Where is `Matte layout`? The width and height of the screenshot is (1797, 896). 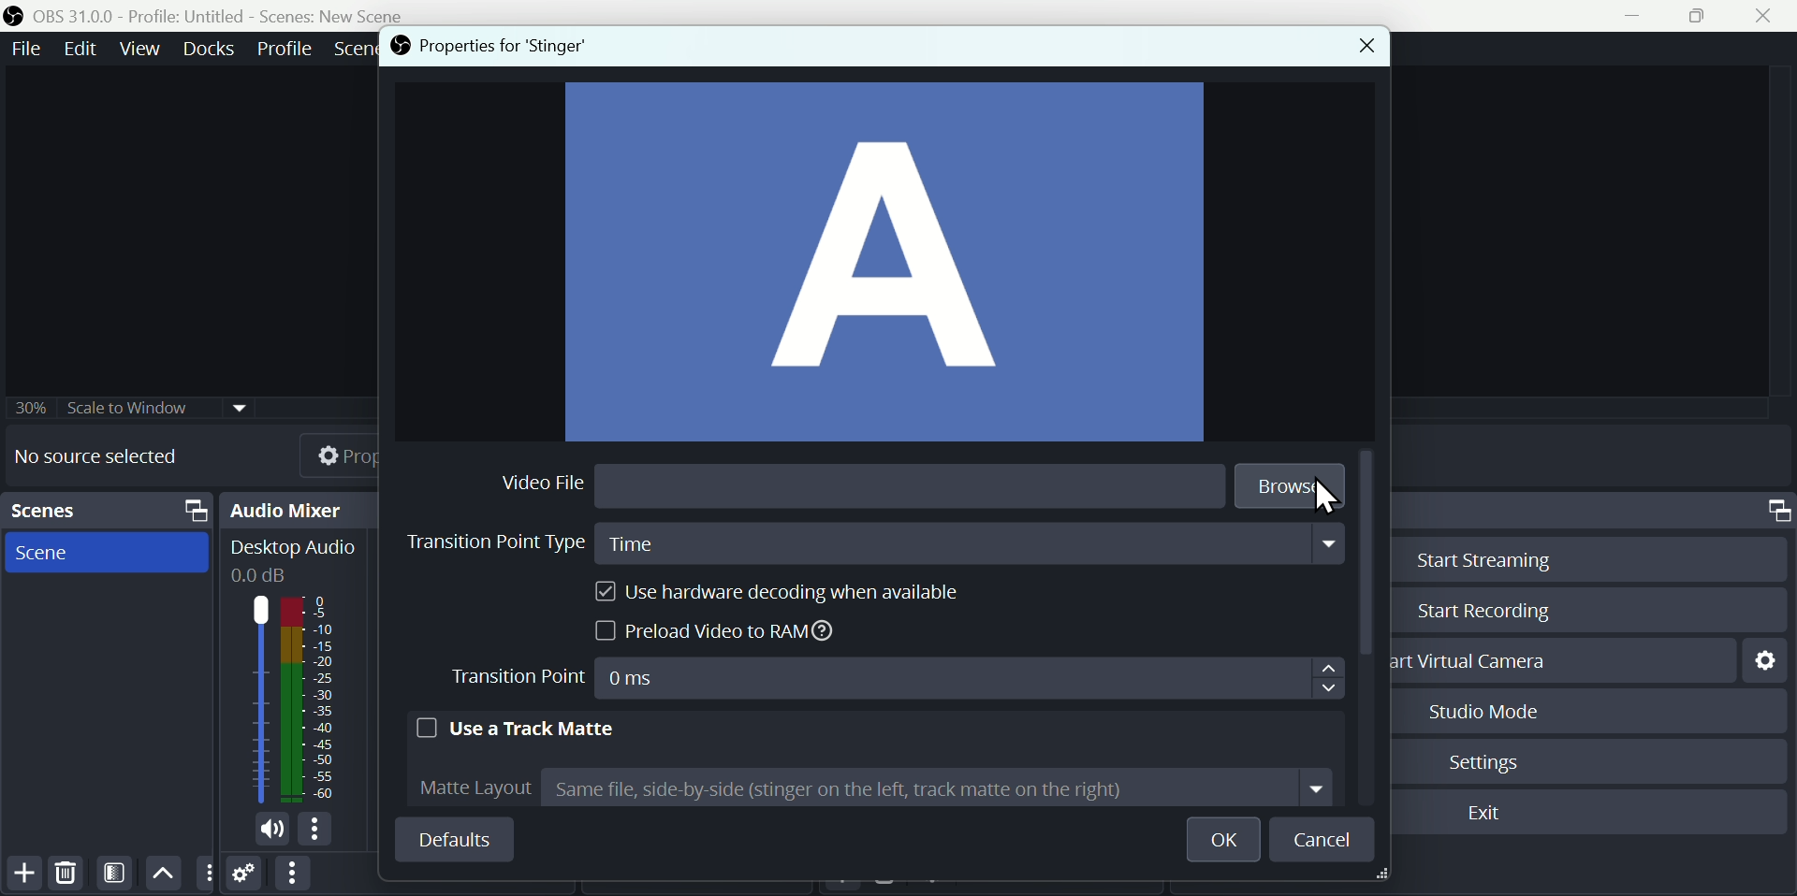 Matte layout is located at coordinates (466, 786).